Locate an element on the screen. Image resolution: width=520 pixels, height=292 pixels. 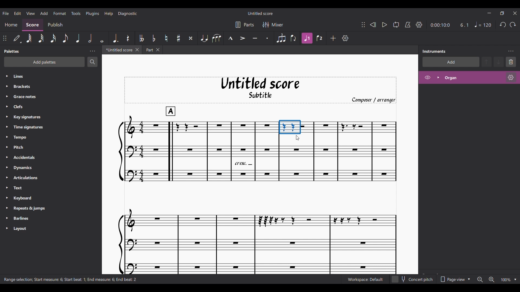
Close interface is located at coordinates (515, 13).